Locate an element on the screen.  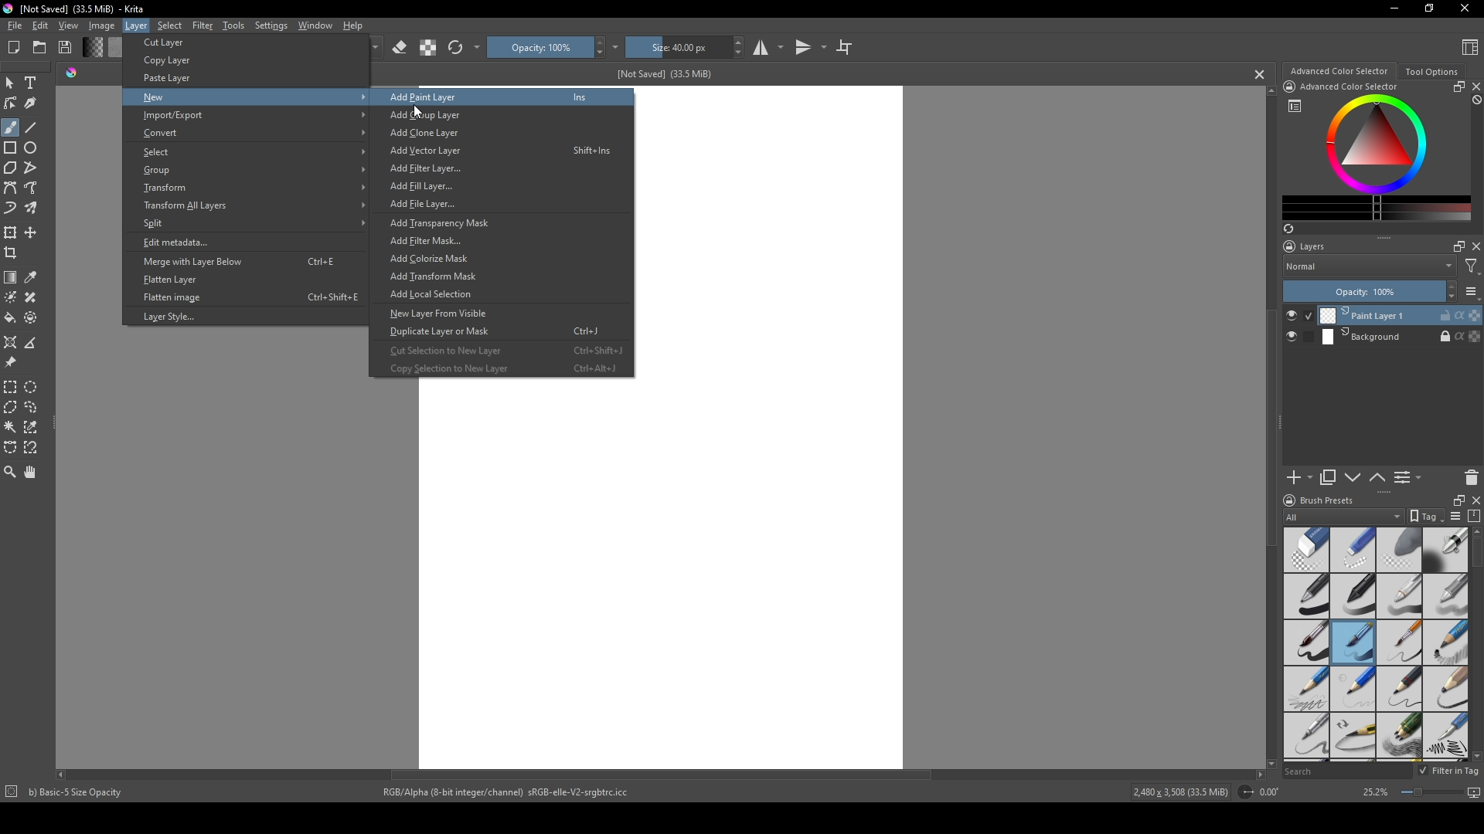
New is located at coordinates (250, 98).